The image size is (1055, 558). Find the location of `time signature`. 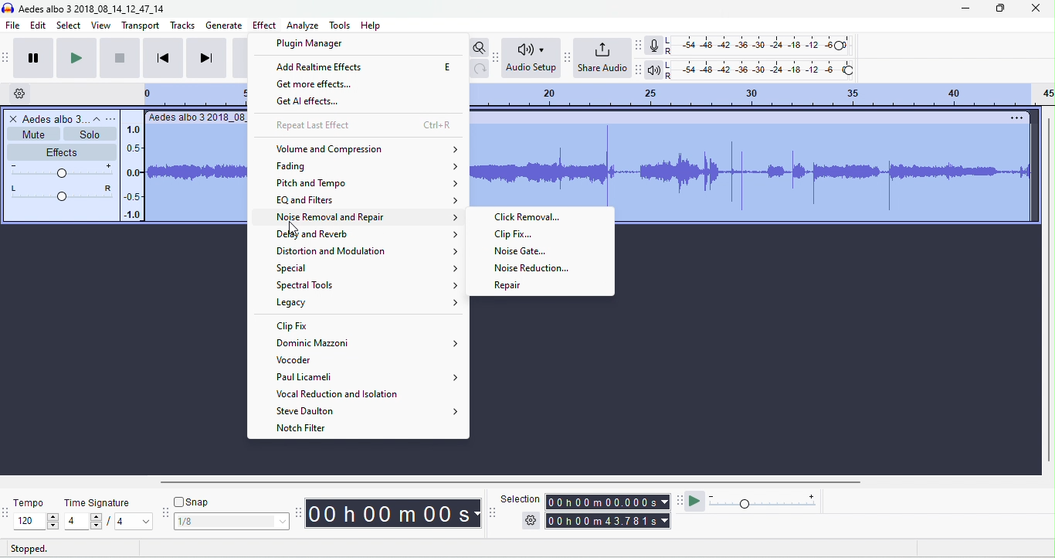

time signature is located at coordinates (98, 502).